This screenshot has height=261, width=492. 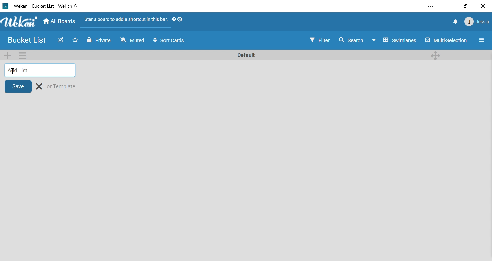 I want to click on Save, so click(x=18, y=86).